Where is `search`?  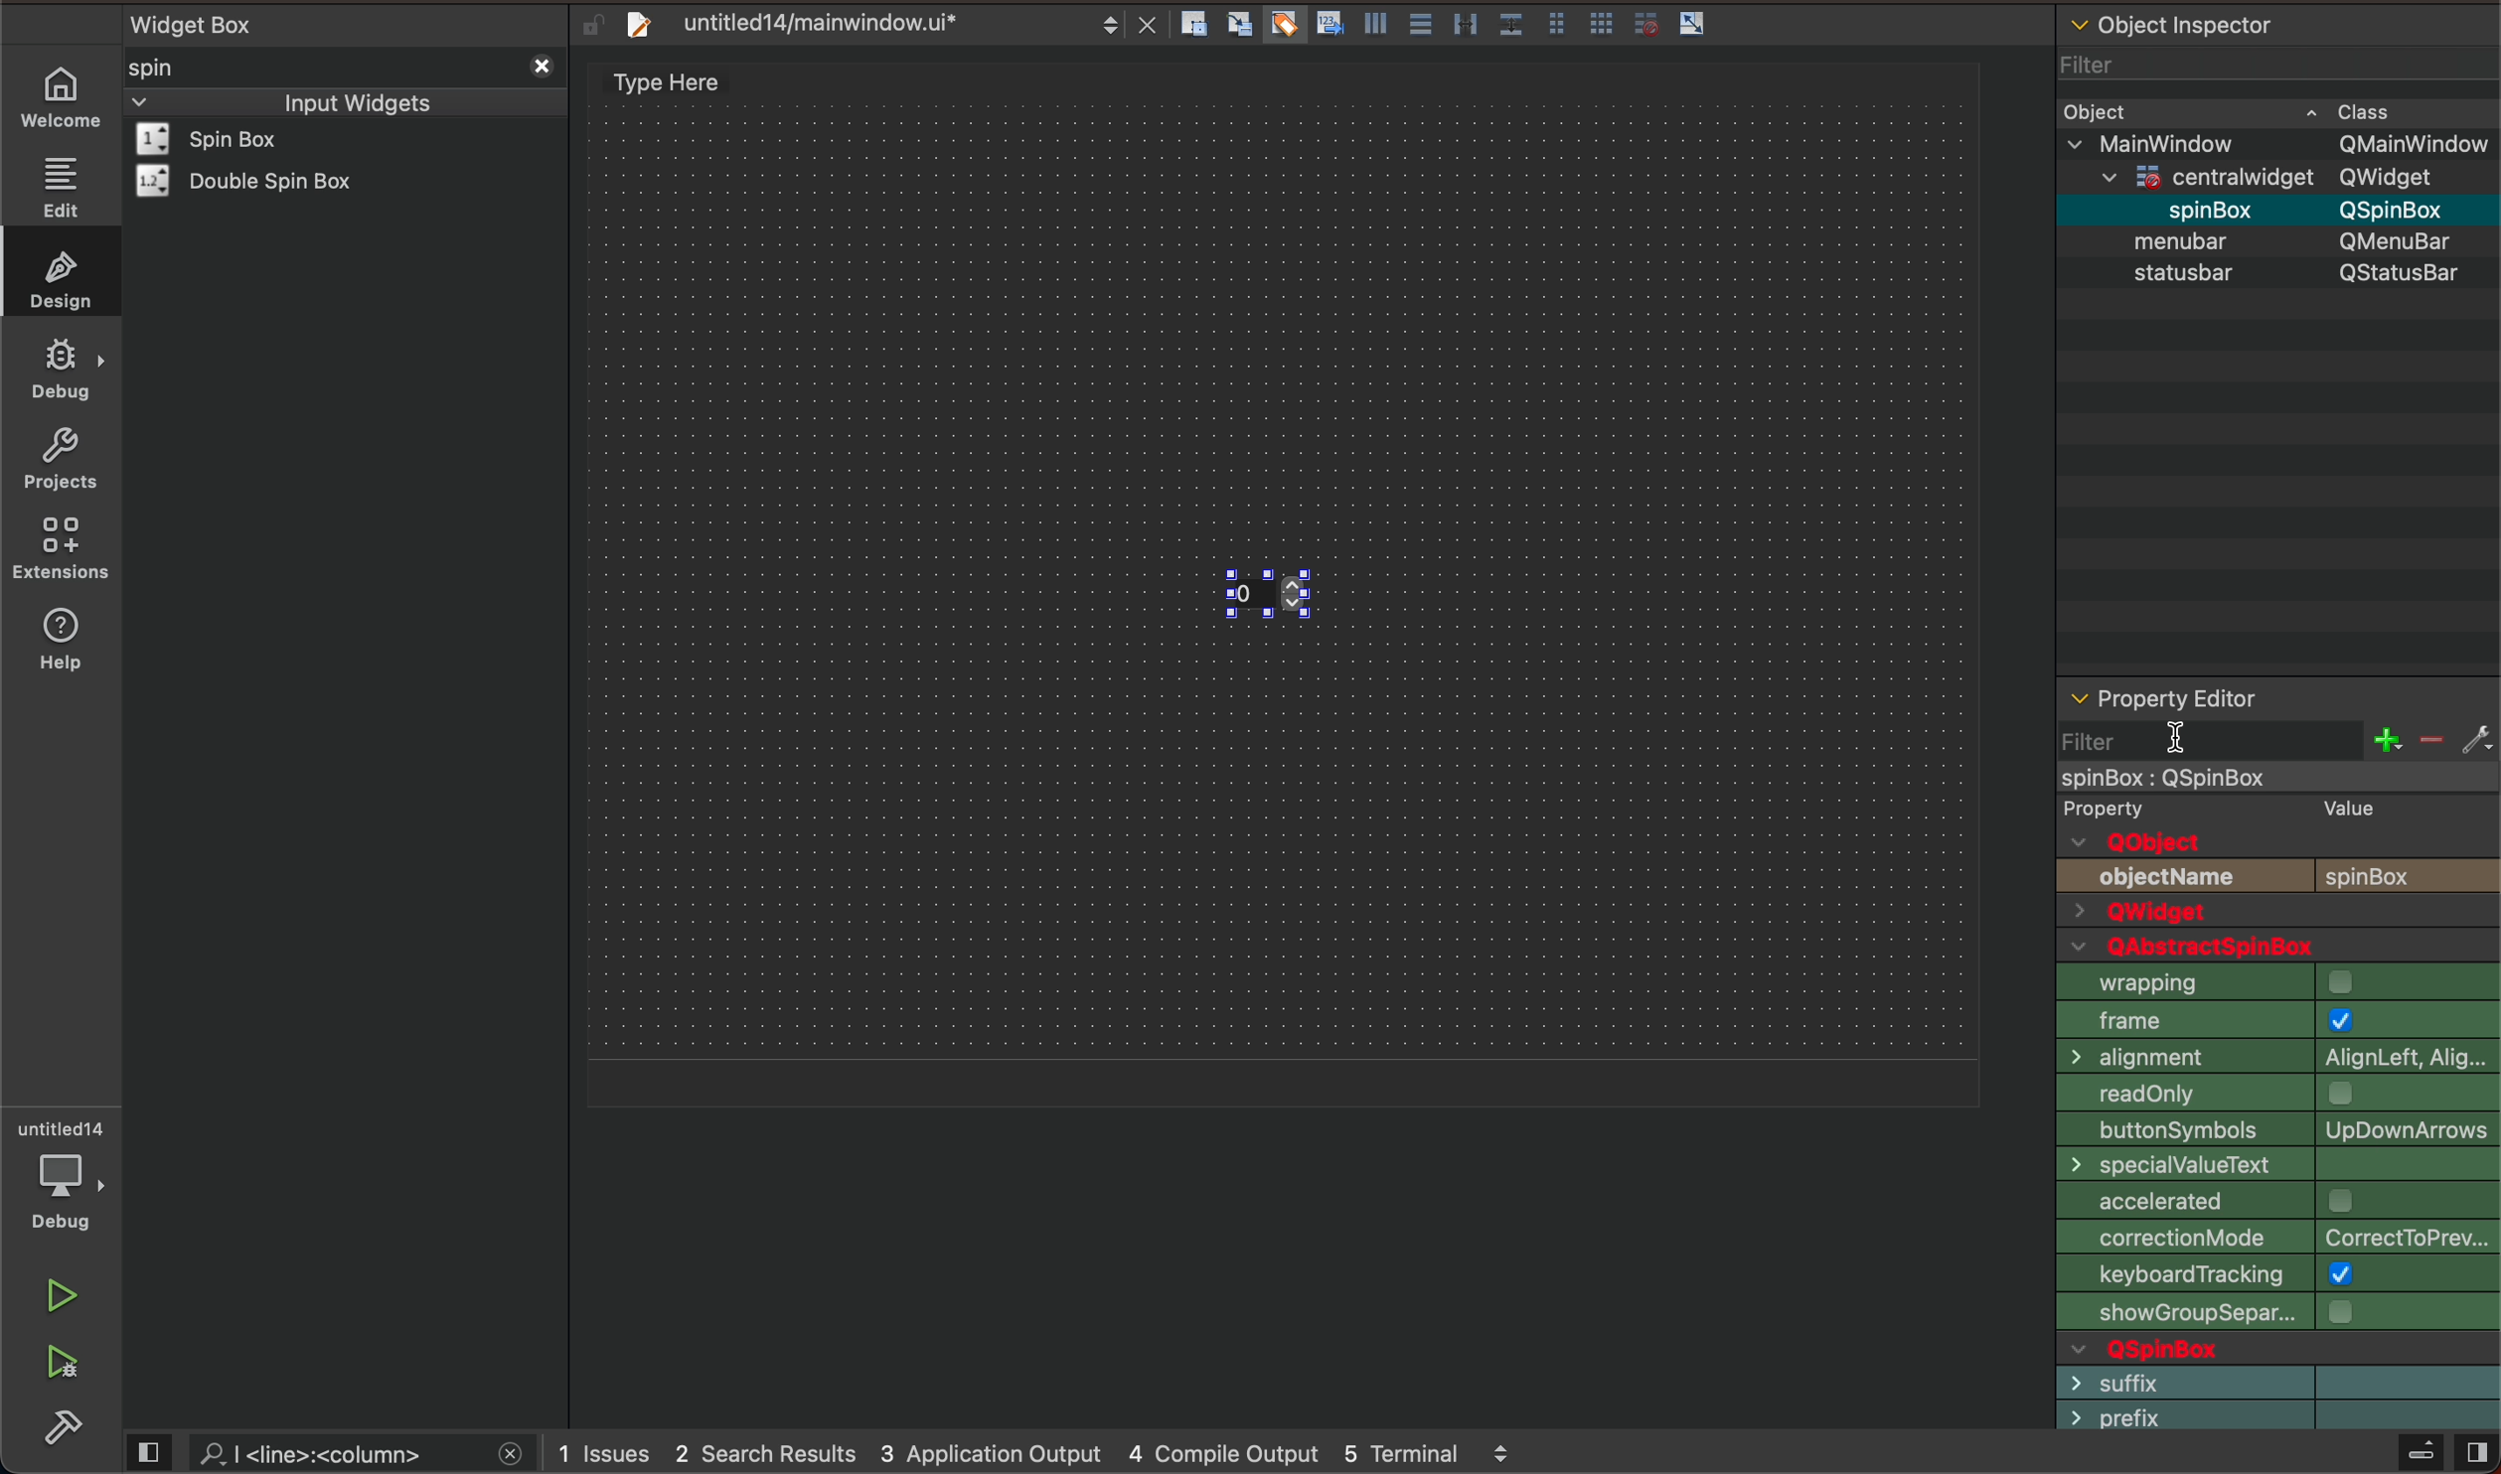
search is located at coordinates (335, 1452).